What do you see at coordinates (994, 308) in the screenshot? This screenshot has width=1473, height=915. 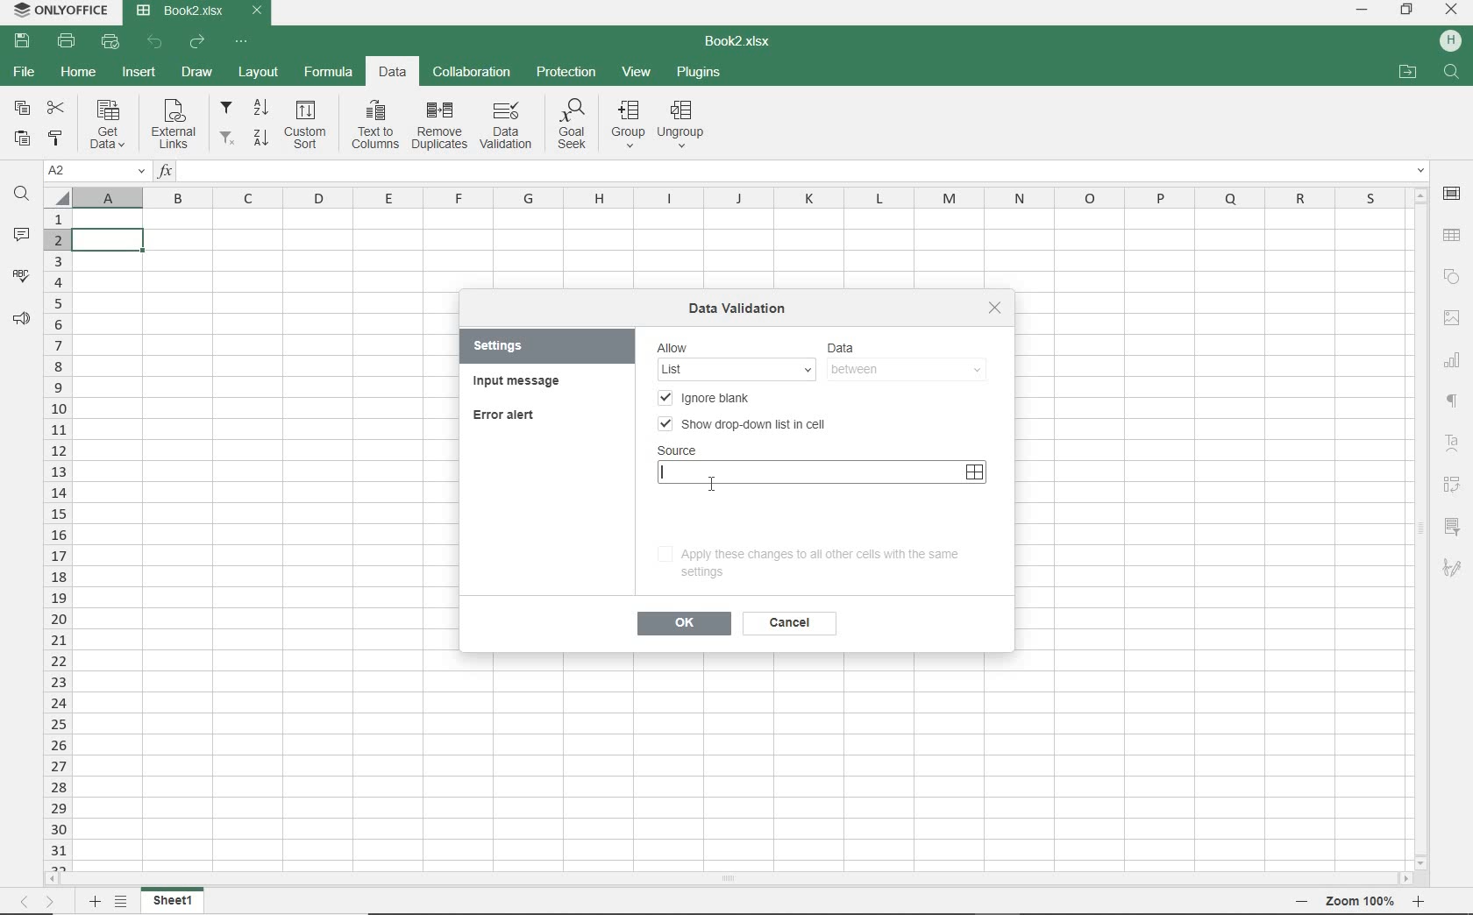 I see `close` at bounding box center [994, 308].